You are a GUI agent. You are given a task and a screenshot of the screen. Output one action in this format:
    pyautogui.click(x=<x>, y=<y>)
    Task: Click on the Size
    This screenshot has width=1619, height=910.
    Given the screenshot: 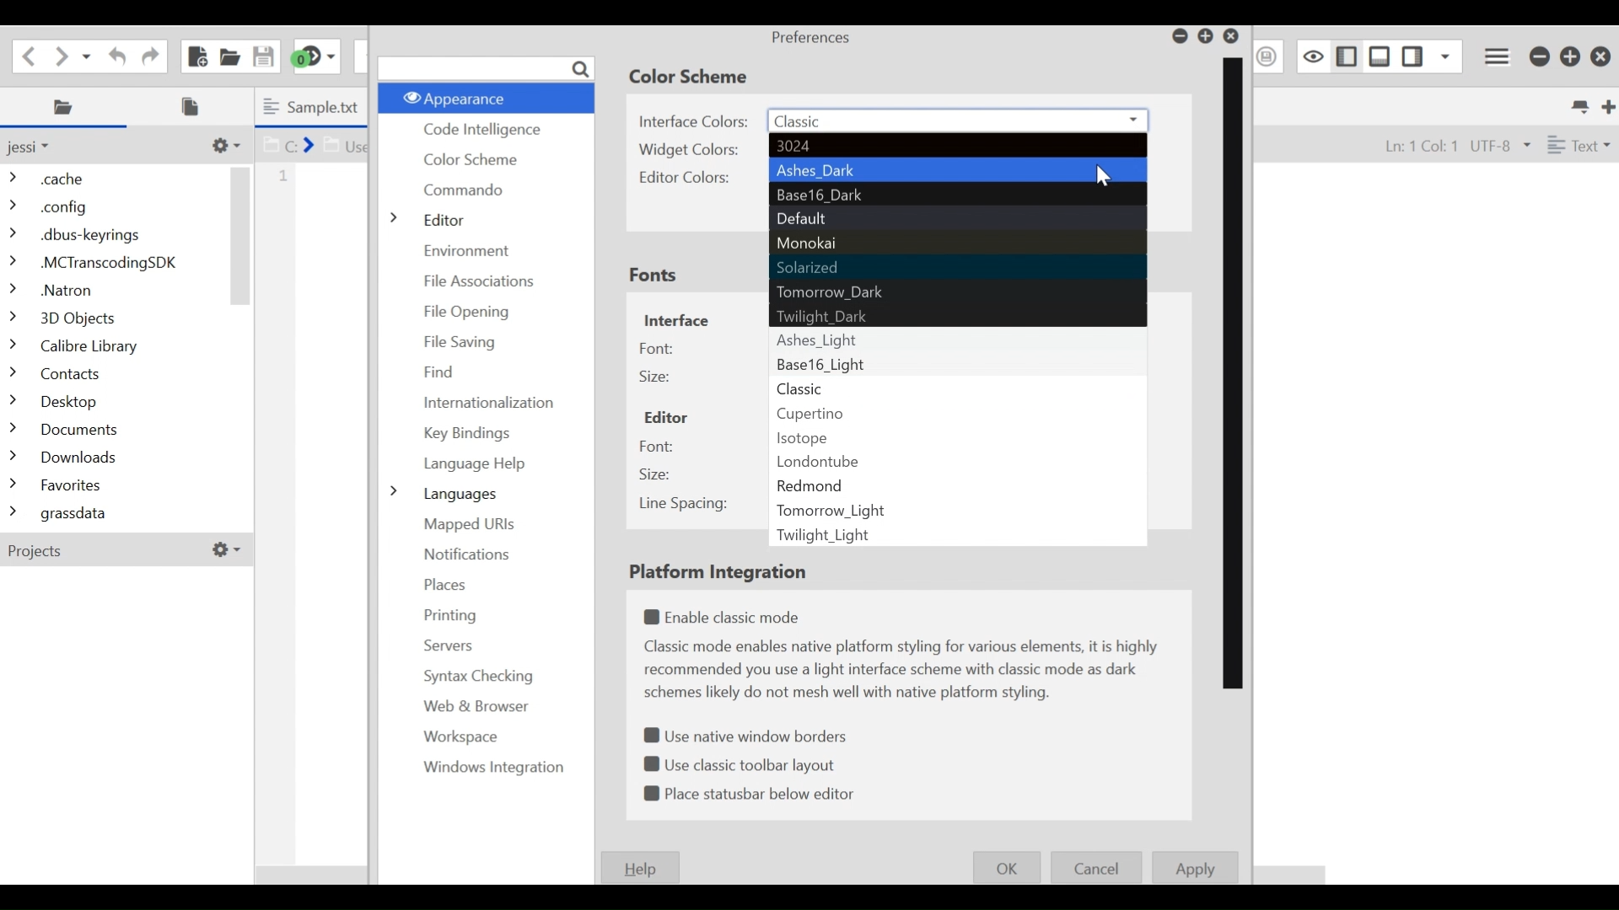 What is the action you would take?
    pyautogui.click(x=655, y=377)
    